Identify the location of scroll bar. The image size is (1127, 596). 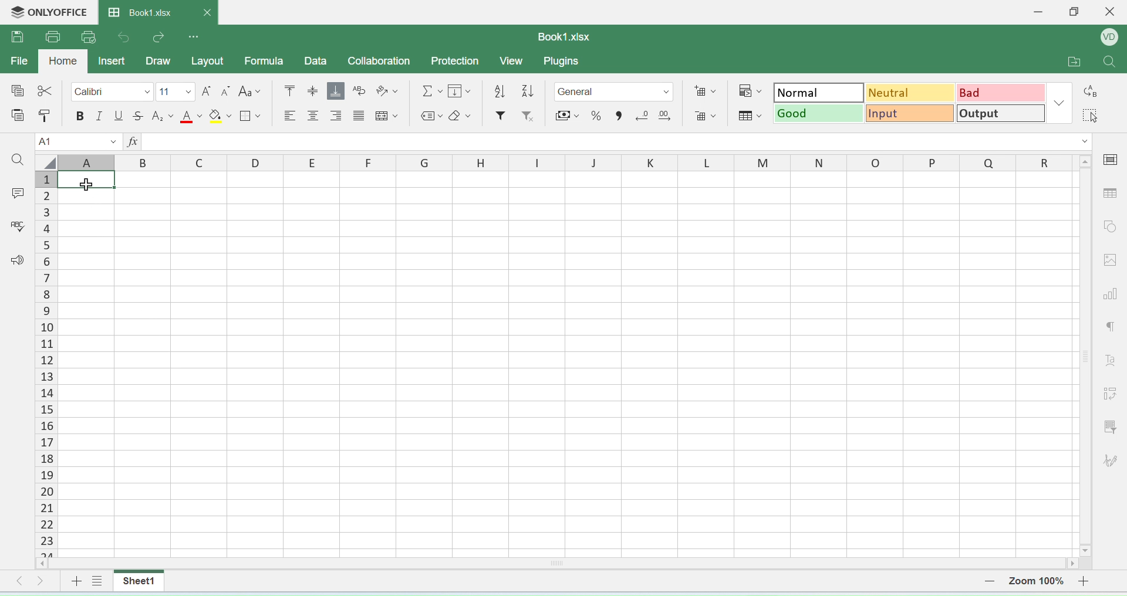
(1085, 353).